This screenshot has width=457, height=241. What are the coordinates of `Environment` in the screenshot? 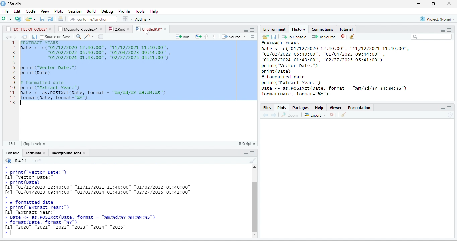 It's located at (275, 29).